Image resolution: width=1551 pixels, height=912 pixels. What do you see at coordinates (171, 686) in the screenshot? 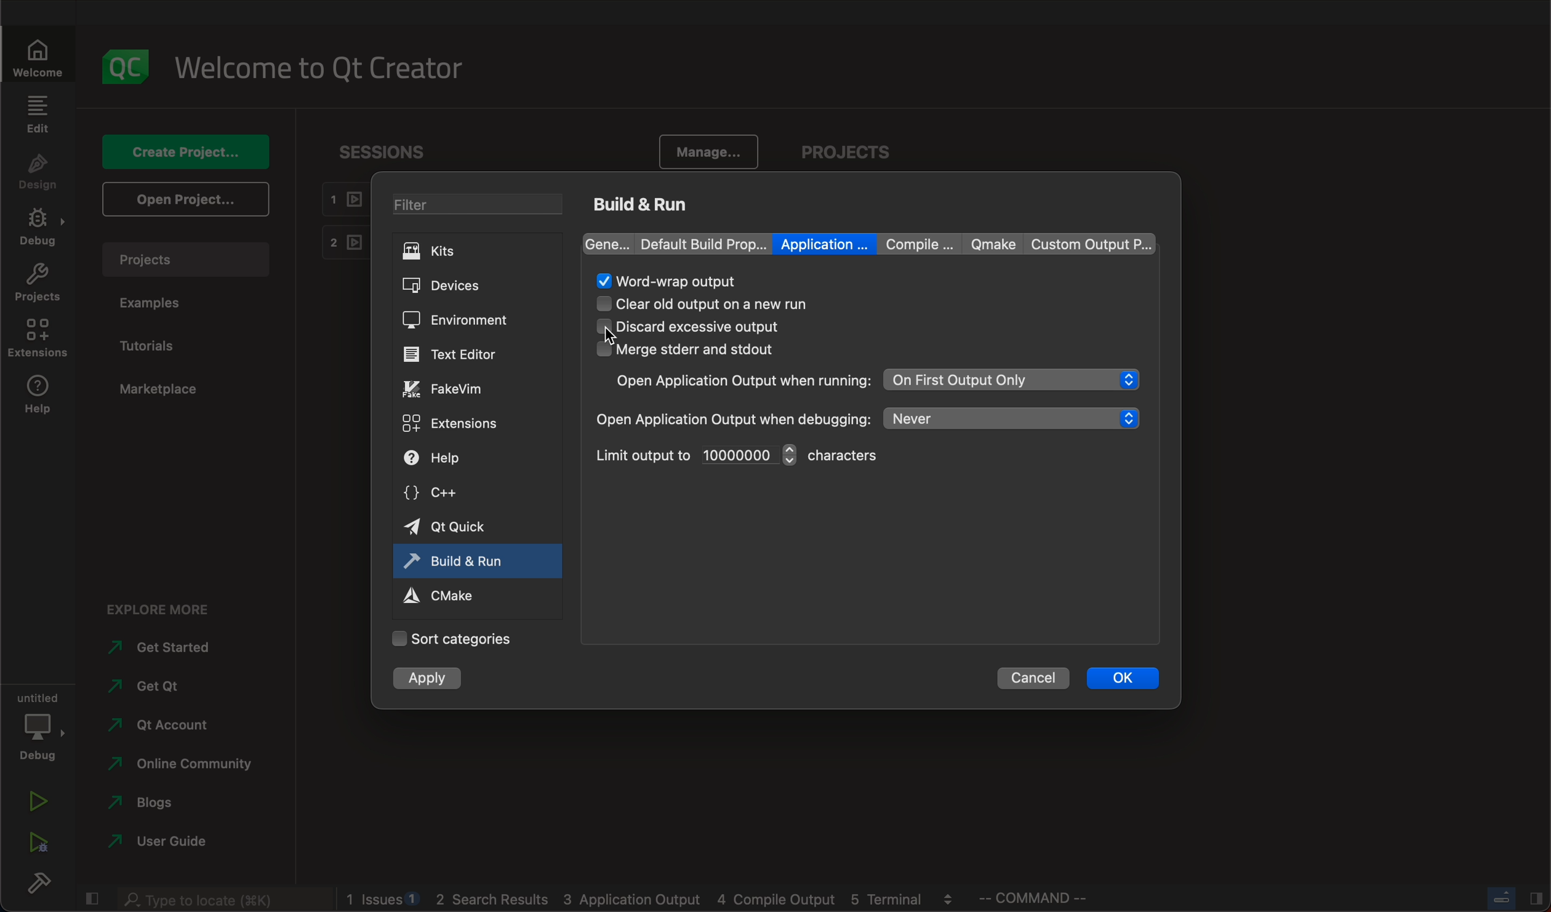
I see `get ` at bounding box center [171, 686].